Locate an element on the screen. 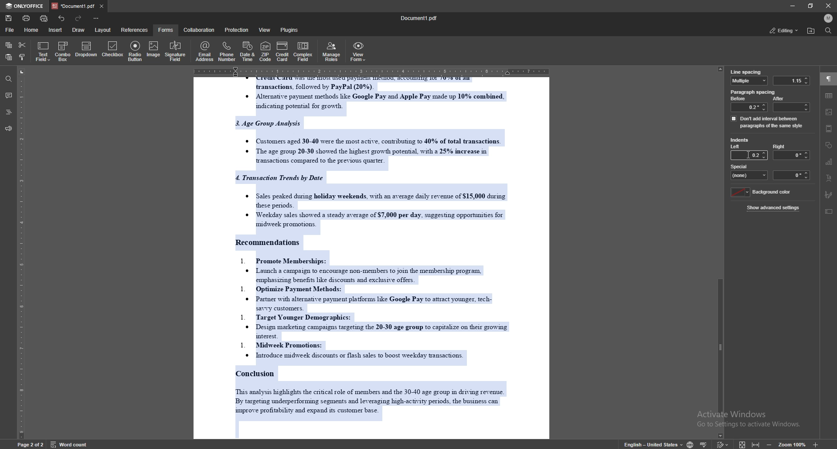 The height and width of the screenshot is (449, 837). minimize is located at coordinates (792, 6).